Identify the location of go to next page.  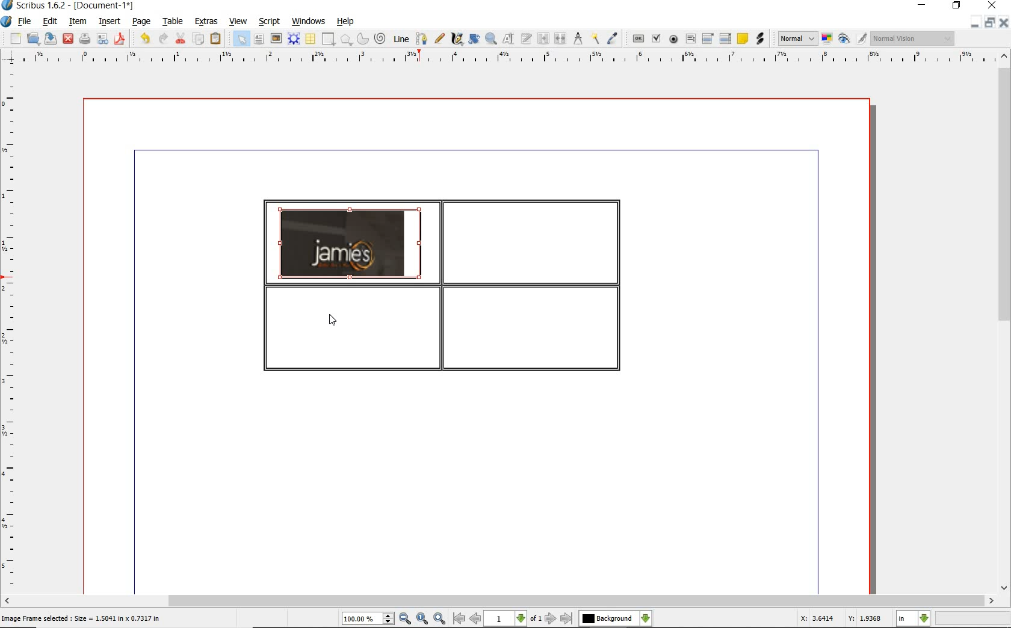
(551, 618).